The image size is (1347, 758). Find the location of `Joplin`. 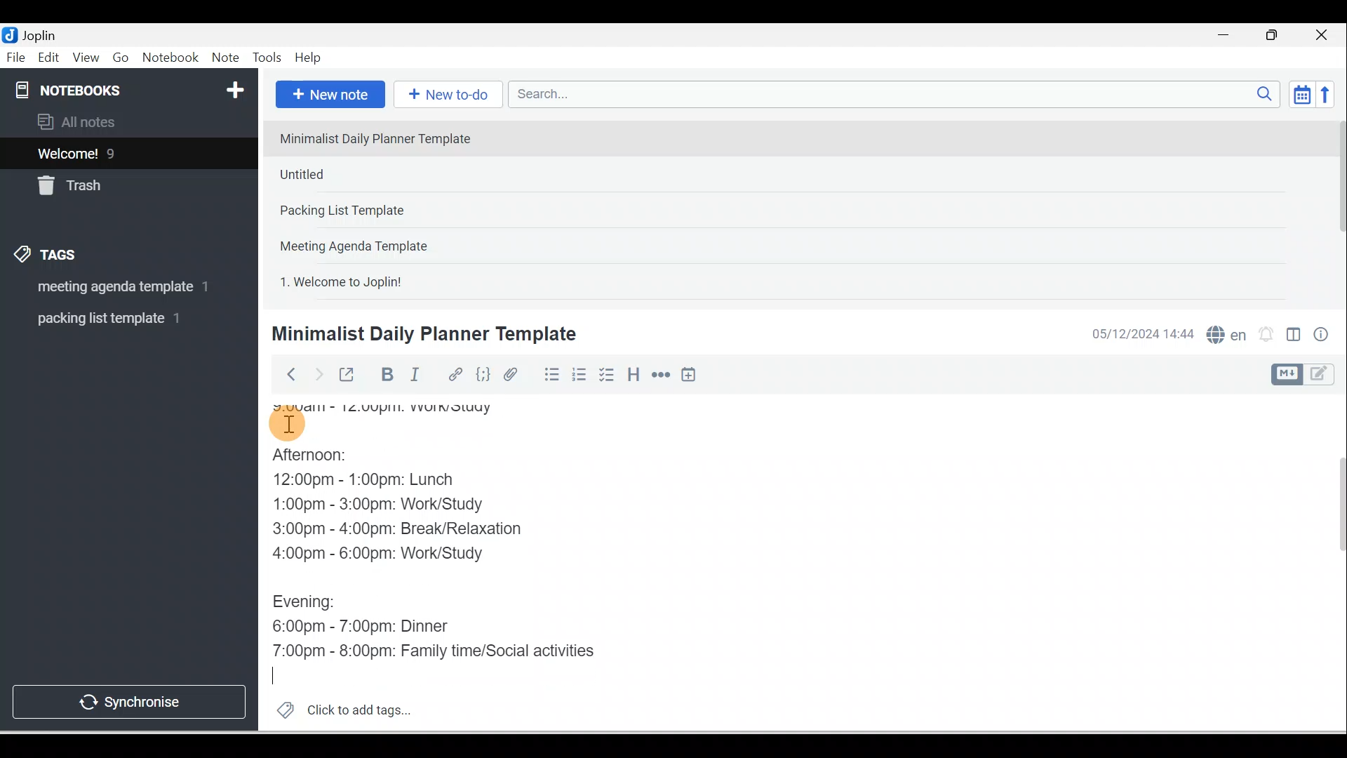

Joplin is located at coordinates (43, 34).